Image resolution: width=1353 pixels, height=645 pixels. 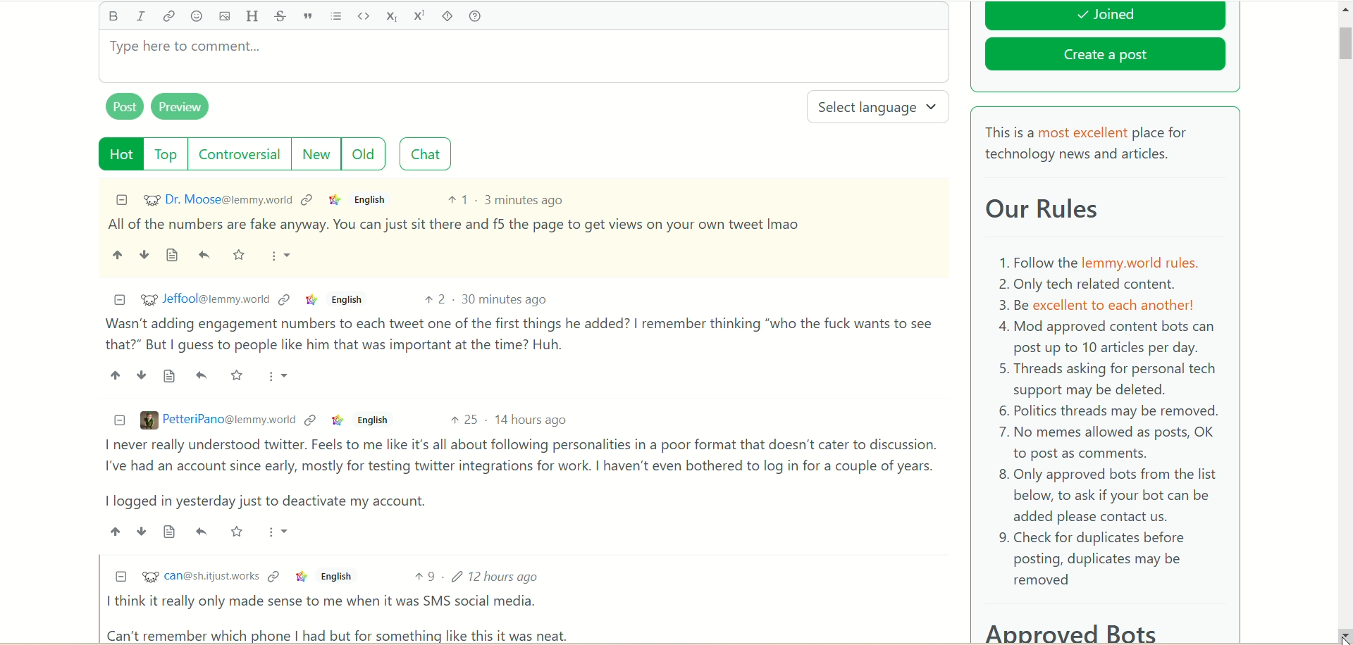 I want to click on link, so click(x=168, y=19).